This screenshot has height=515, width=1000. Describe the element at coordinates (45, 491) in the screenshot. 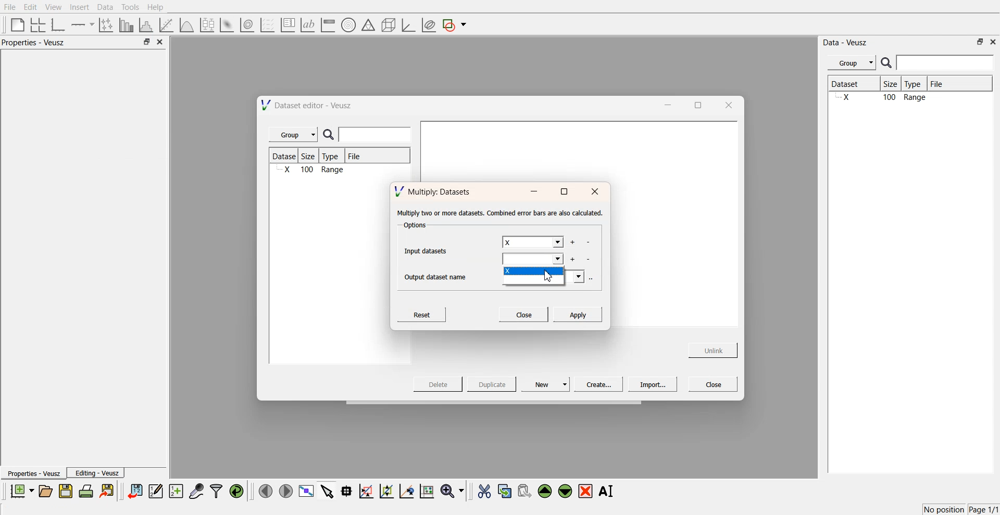

I see `open` at that location.